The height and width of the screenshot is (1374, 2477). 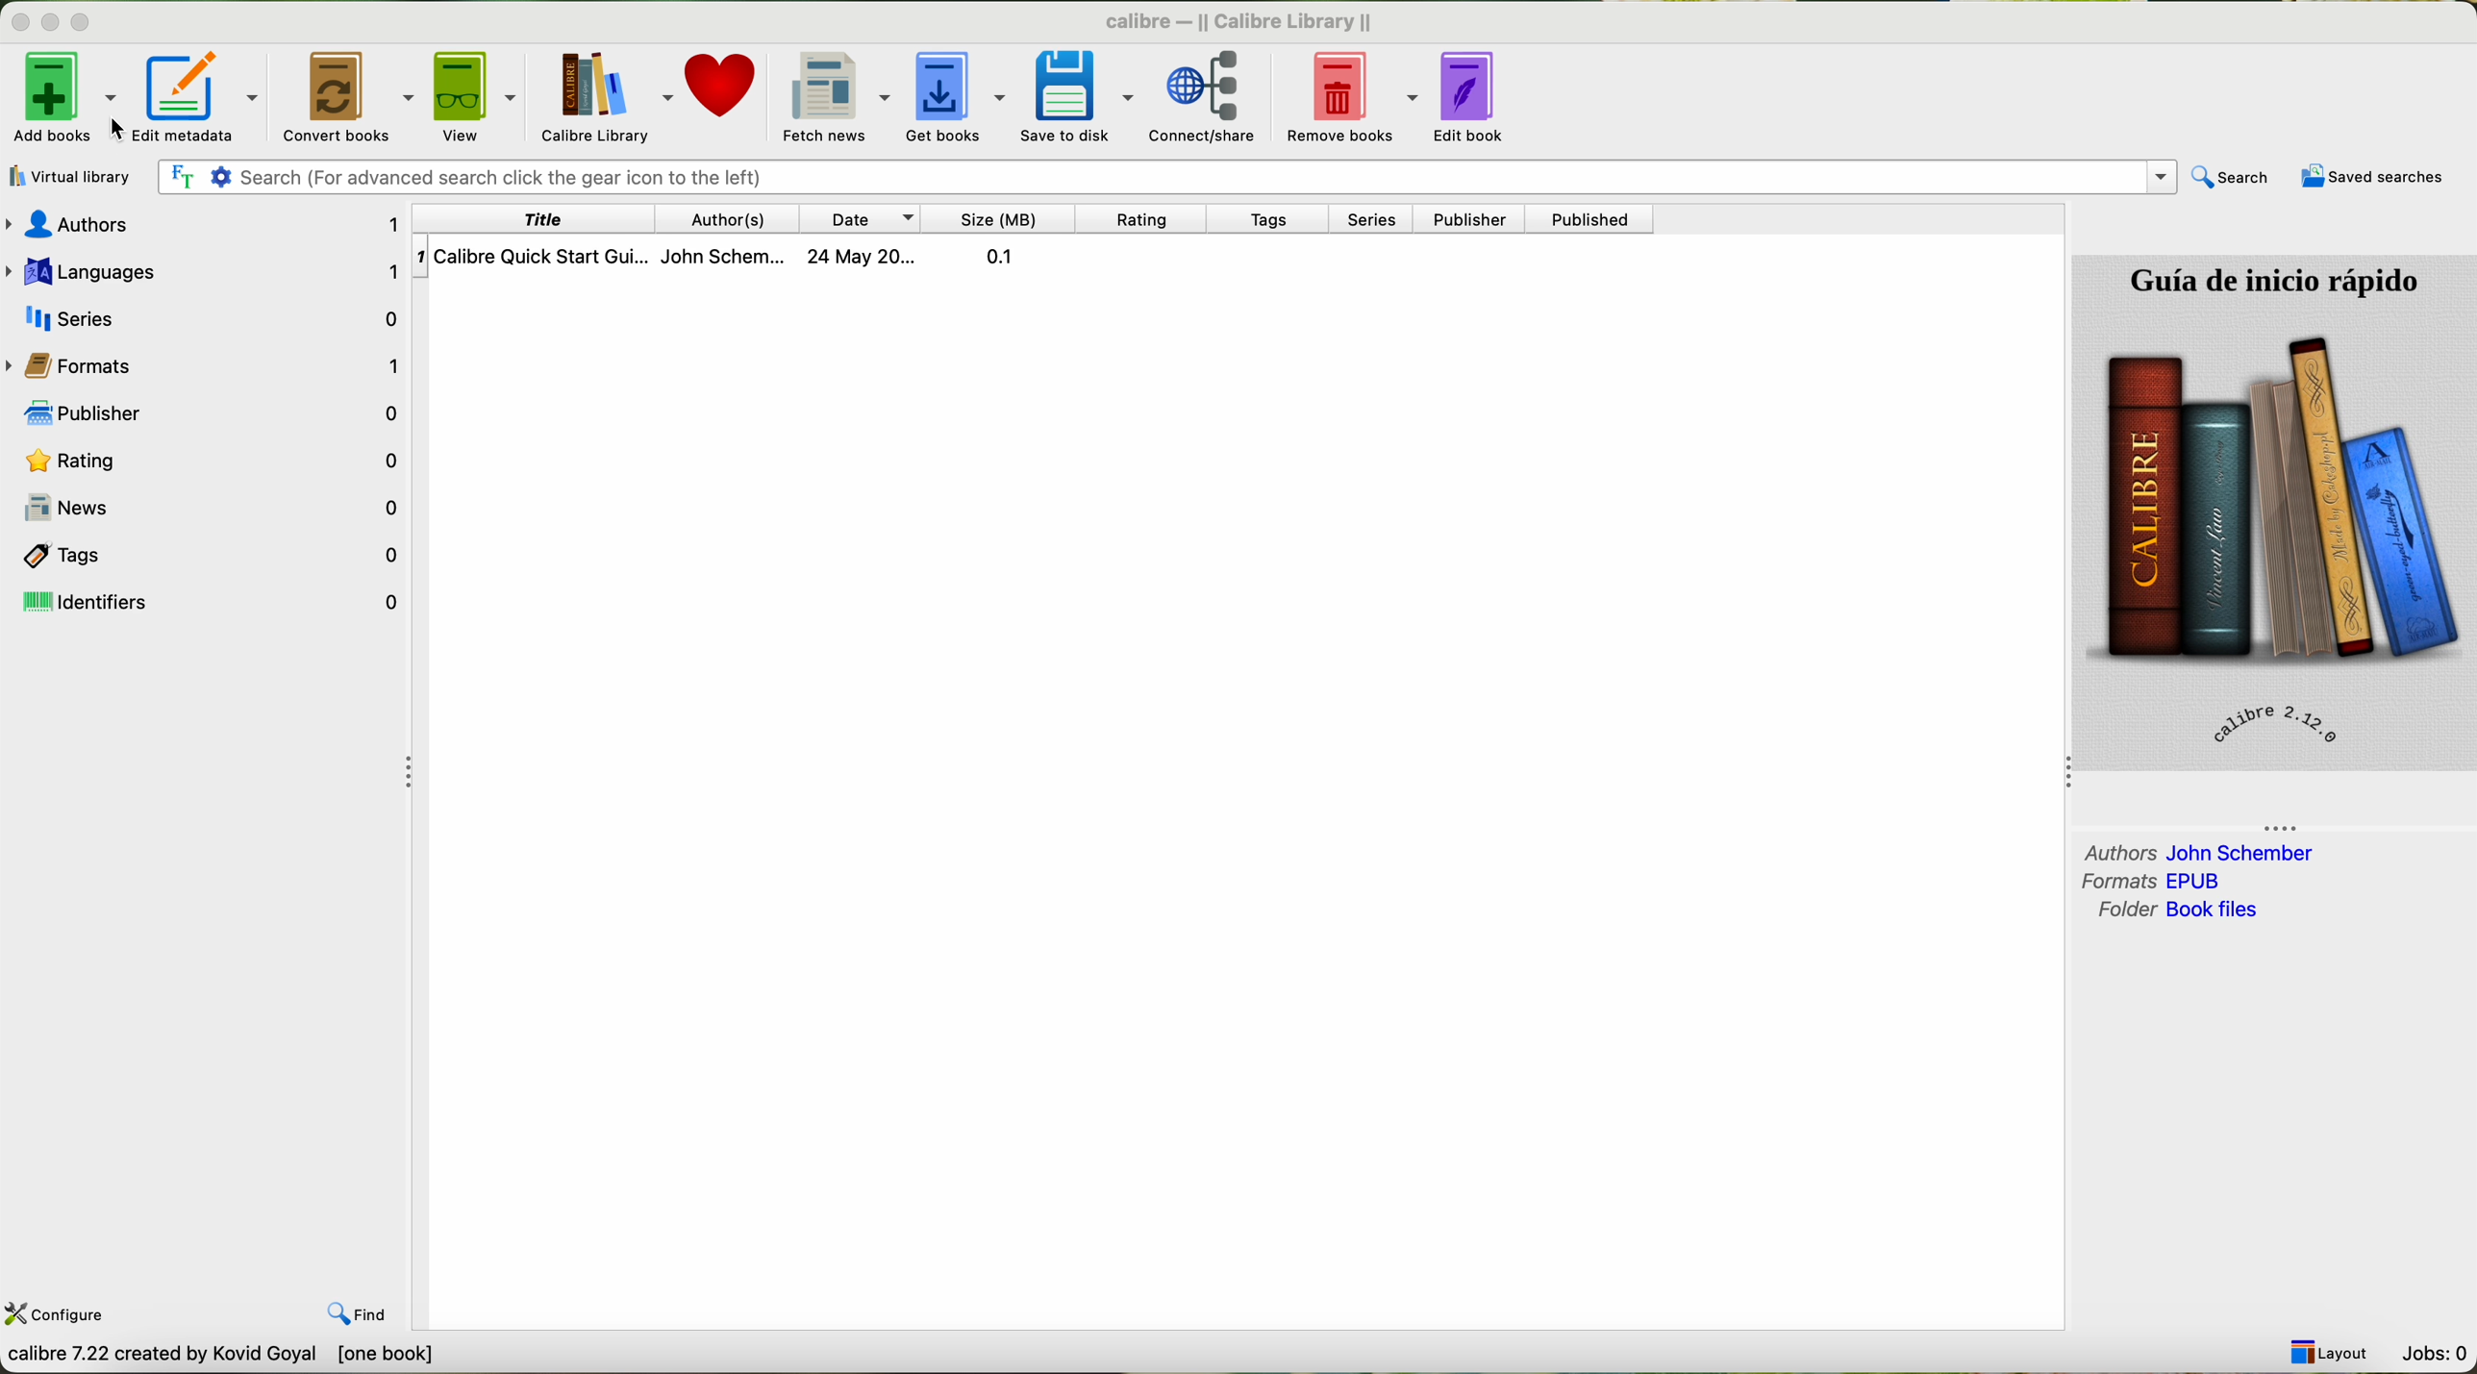 I want to click on authors, so click(x=724, y=217).